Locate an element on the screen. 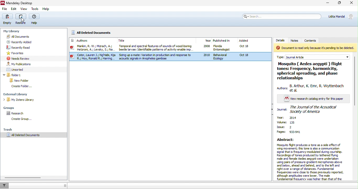 This screenshot has height=189, width=358. all deleted documents is located at coordinates (32, 136).